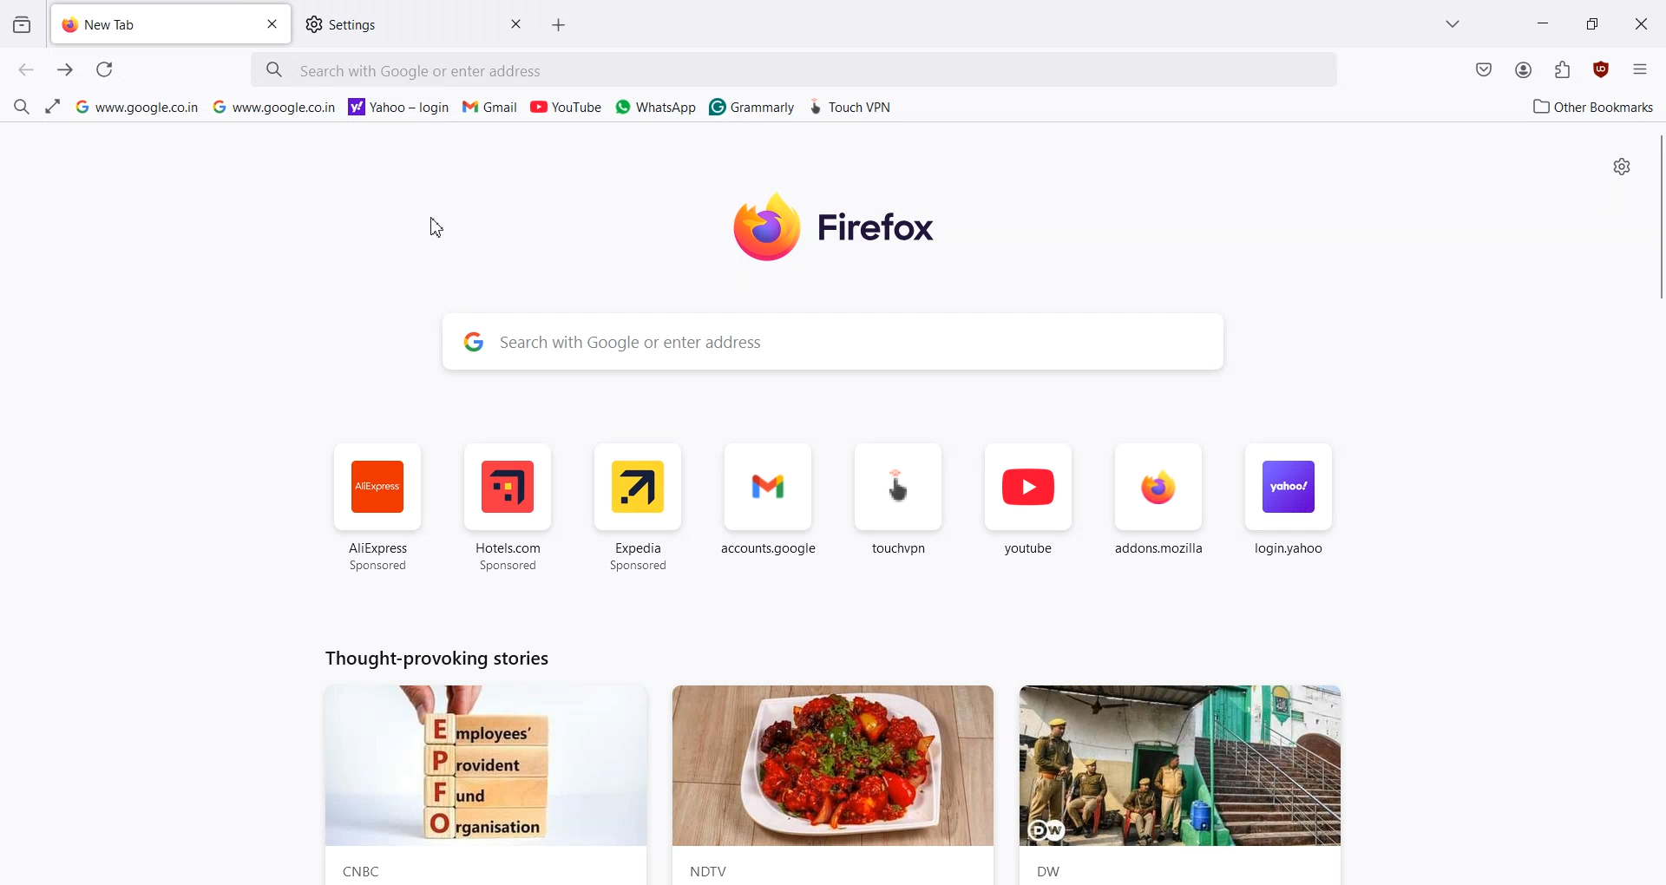 The height and width of the screenshot is (885, 1666). What do you see at coordinates (1656, 213) in the screenshot?
I see `Vertical Scroll bar` at bounding box center [1656, 213].